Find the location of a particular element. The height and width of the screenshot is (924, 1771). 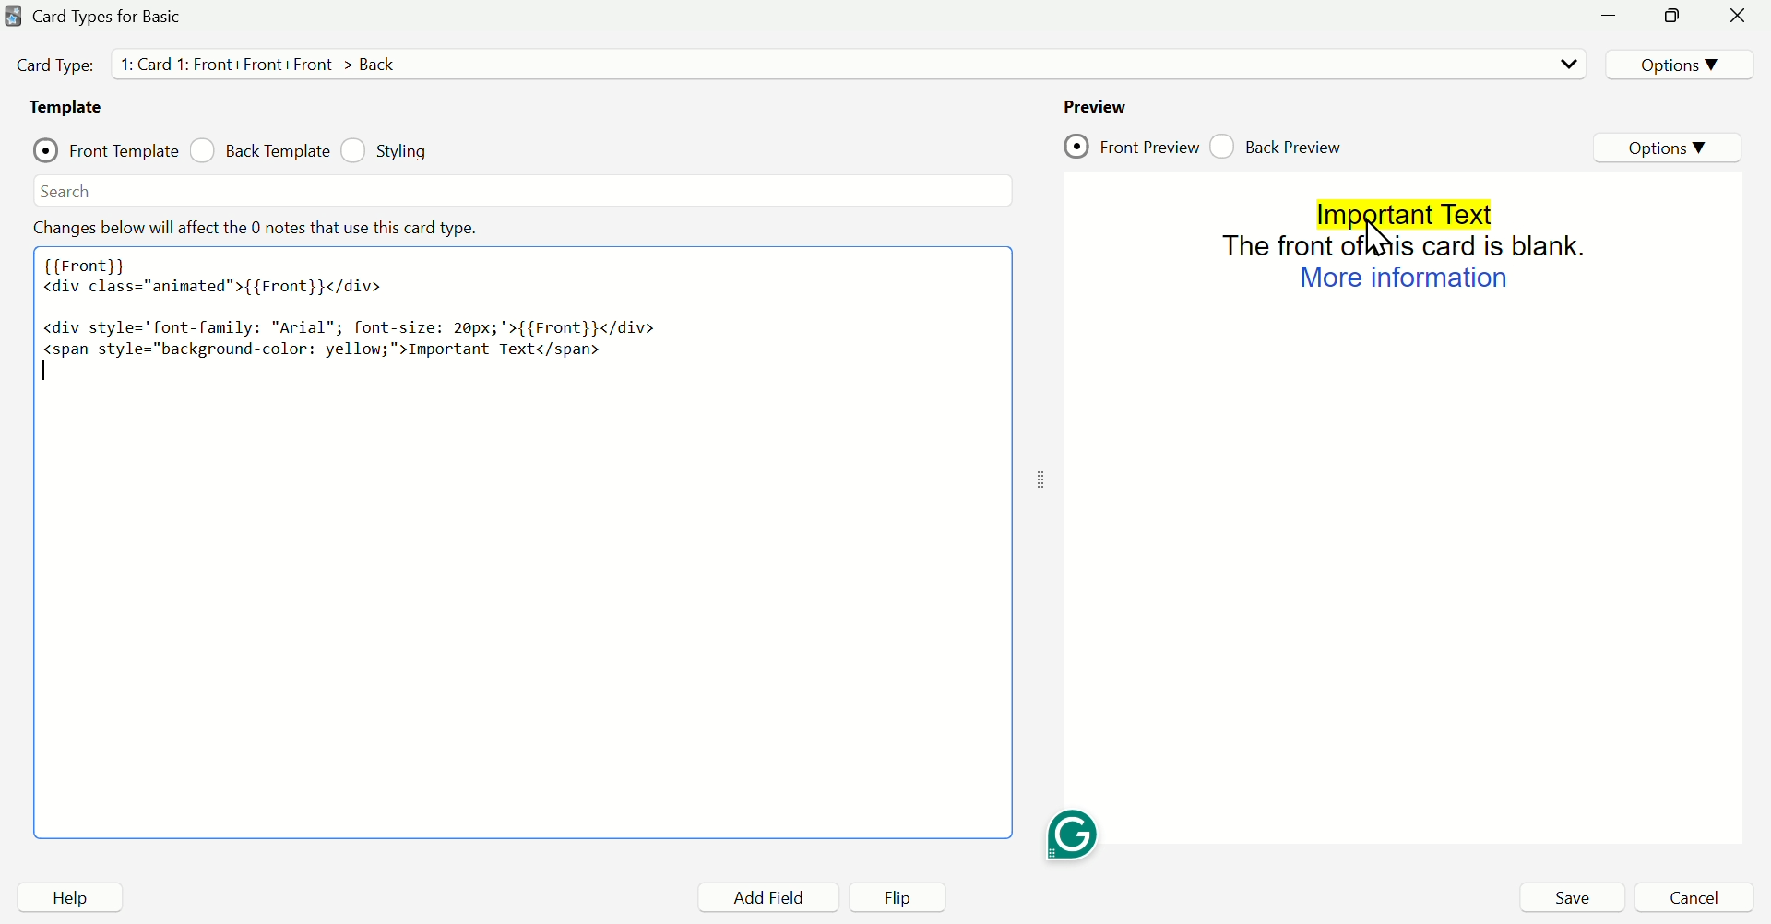

Cursor is located at coordinates (1379, 242).